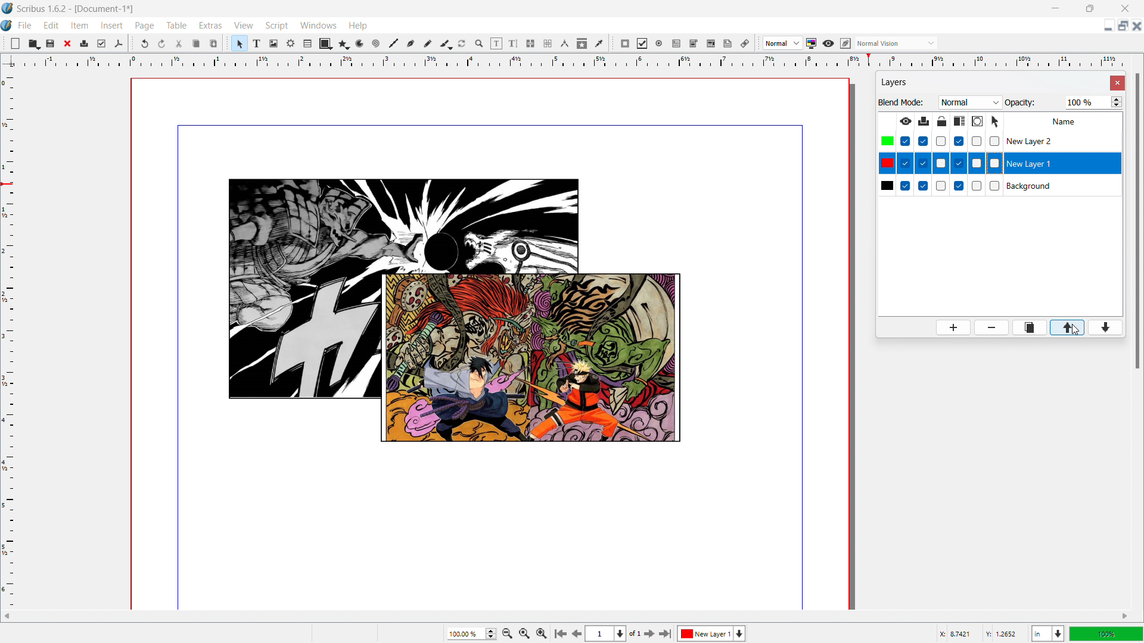 This screenshot has width=1144, height=643. I want to click on colors, so click(887, 163).